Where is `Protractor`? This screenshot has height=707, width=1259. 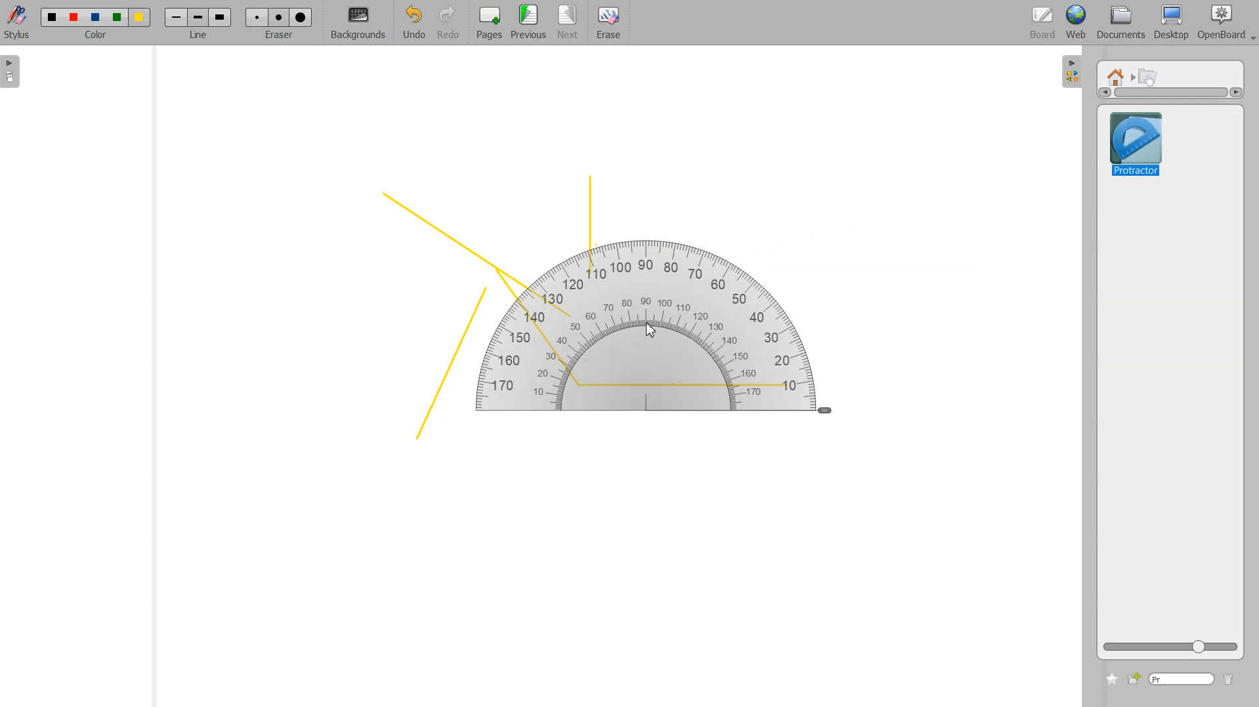 Protractor is located at coordinates (1138, 147).